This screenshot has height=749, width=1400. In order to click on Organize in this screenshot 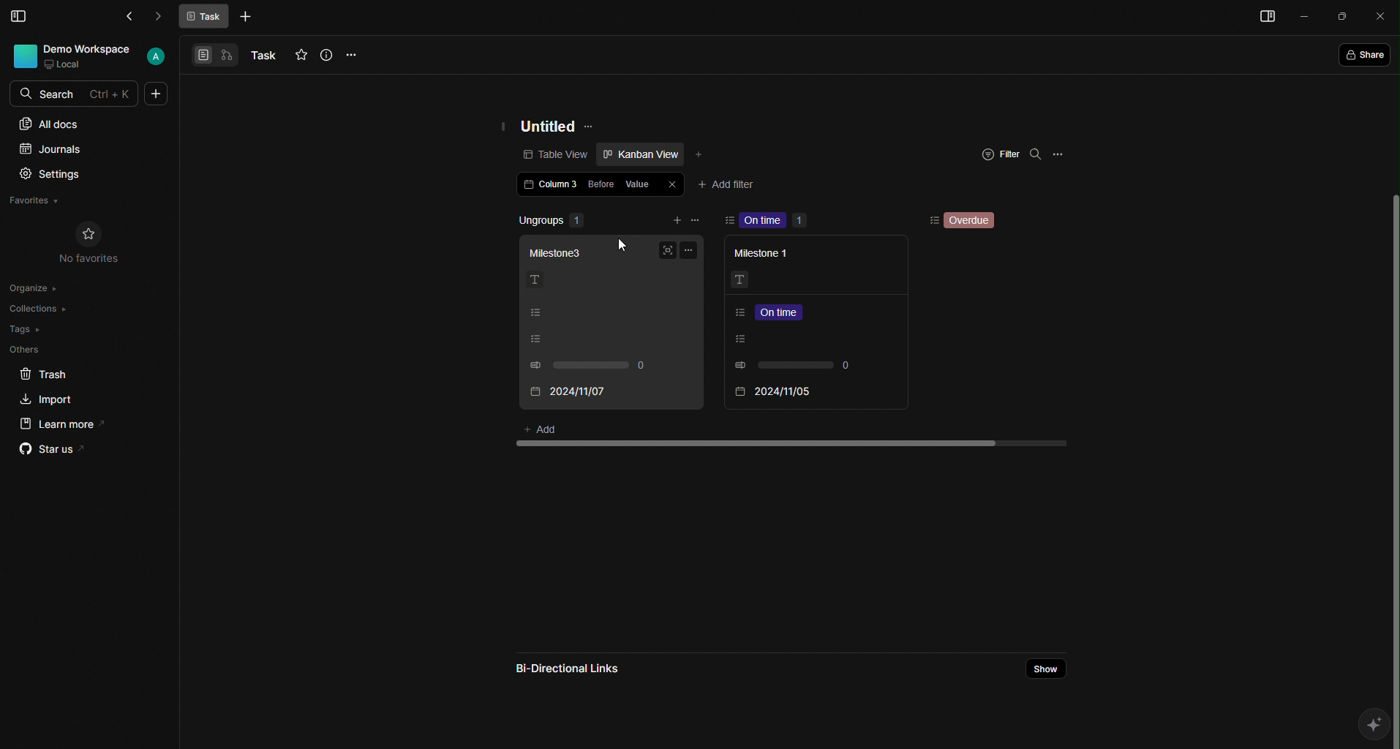, I will do `click(38, 287)`.